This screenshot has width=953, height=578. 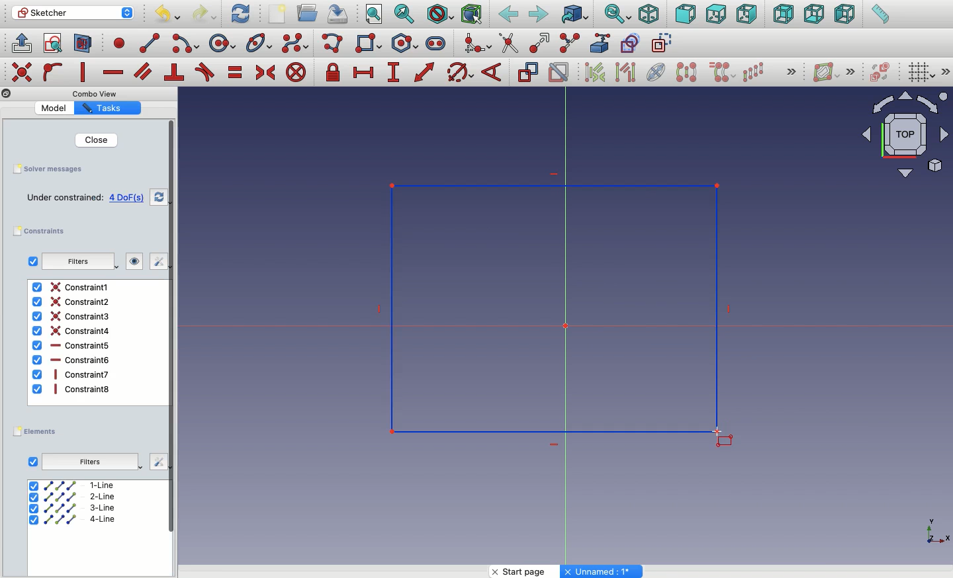 I want to click on Navigator, so click(x=905, y=135).